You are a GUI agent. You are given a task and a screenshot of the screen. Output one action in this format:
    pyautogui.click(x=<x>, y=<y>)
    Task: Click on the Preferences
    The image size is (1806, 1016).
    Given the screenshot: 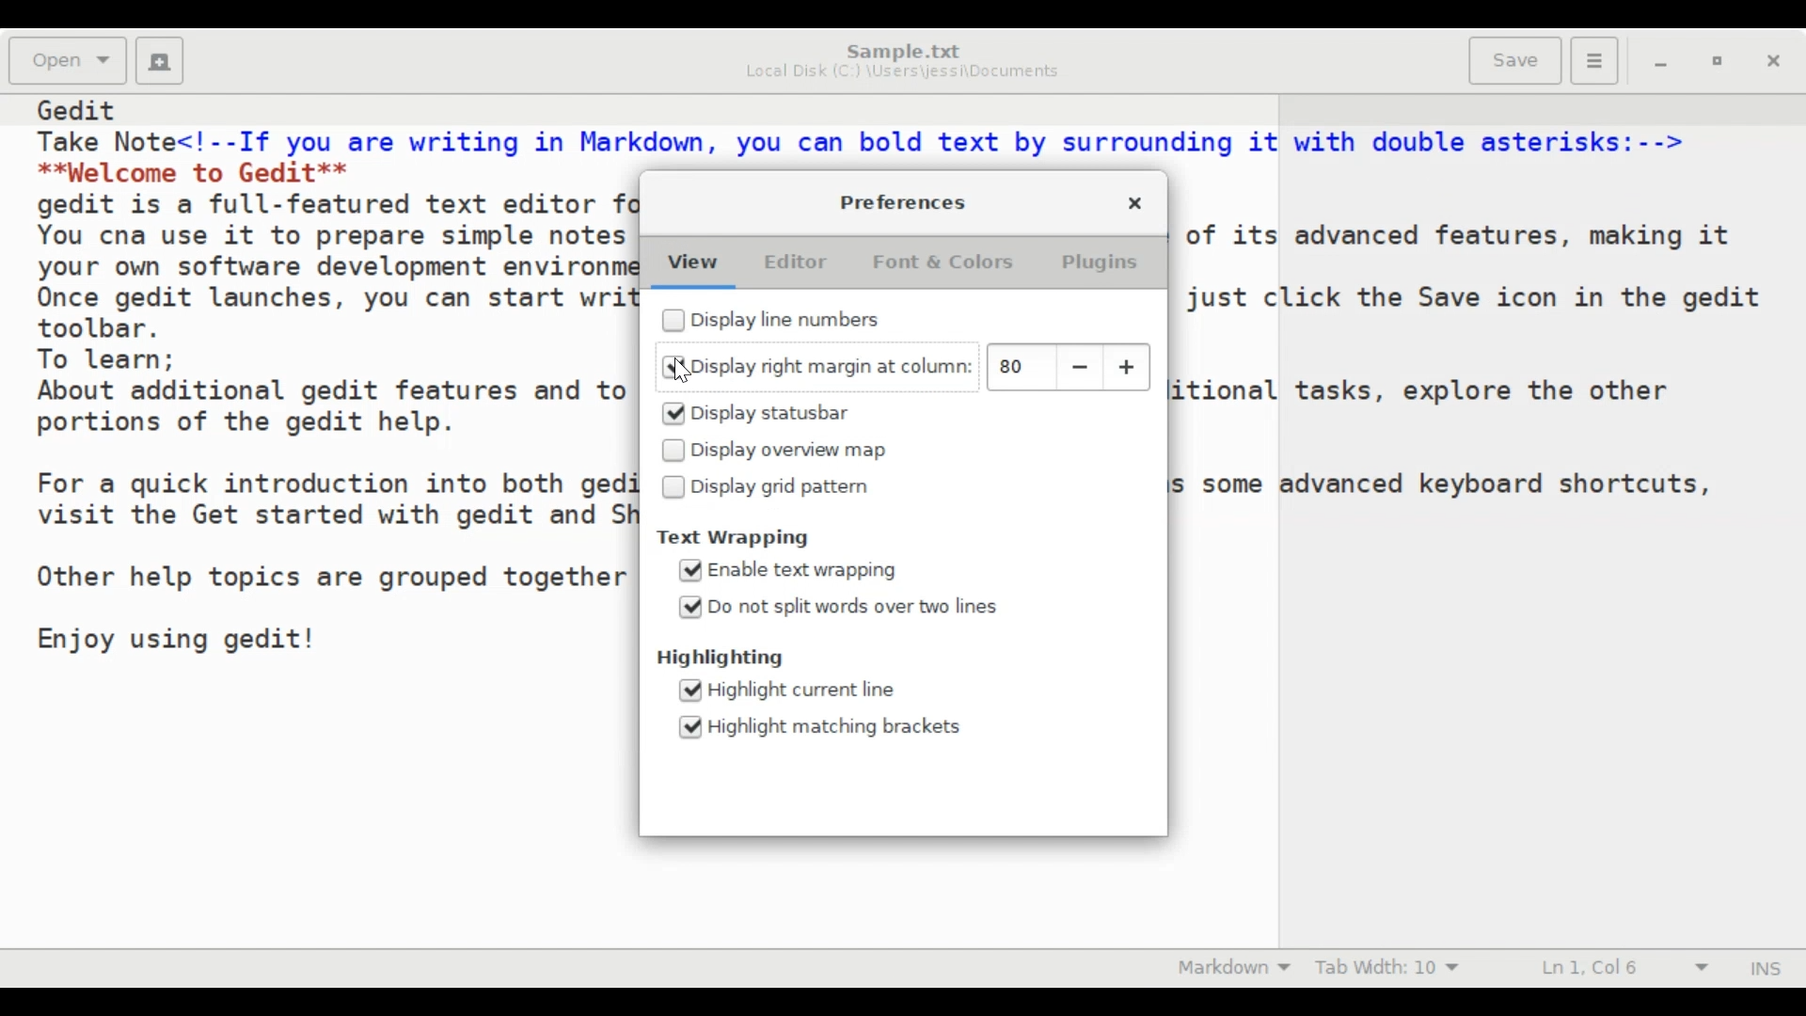 What is the action you would take?
    pyautogui.click(x=905, y=201)
    